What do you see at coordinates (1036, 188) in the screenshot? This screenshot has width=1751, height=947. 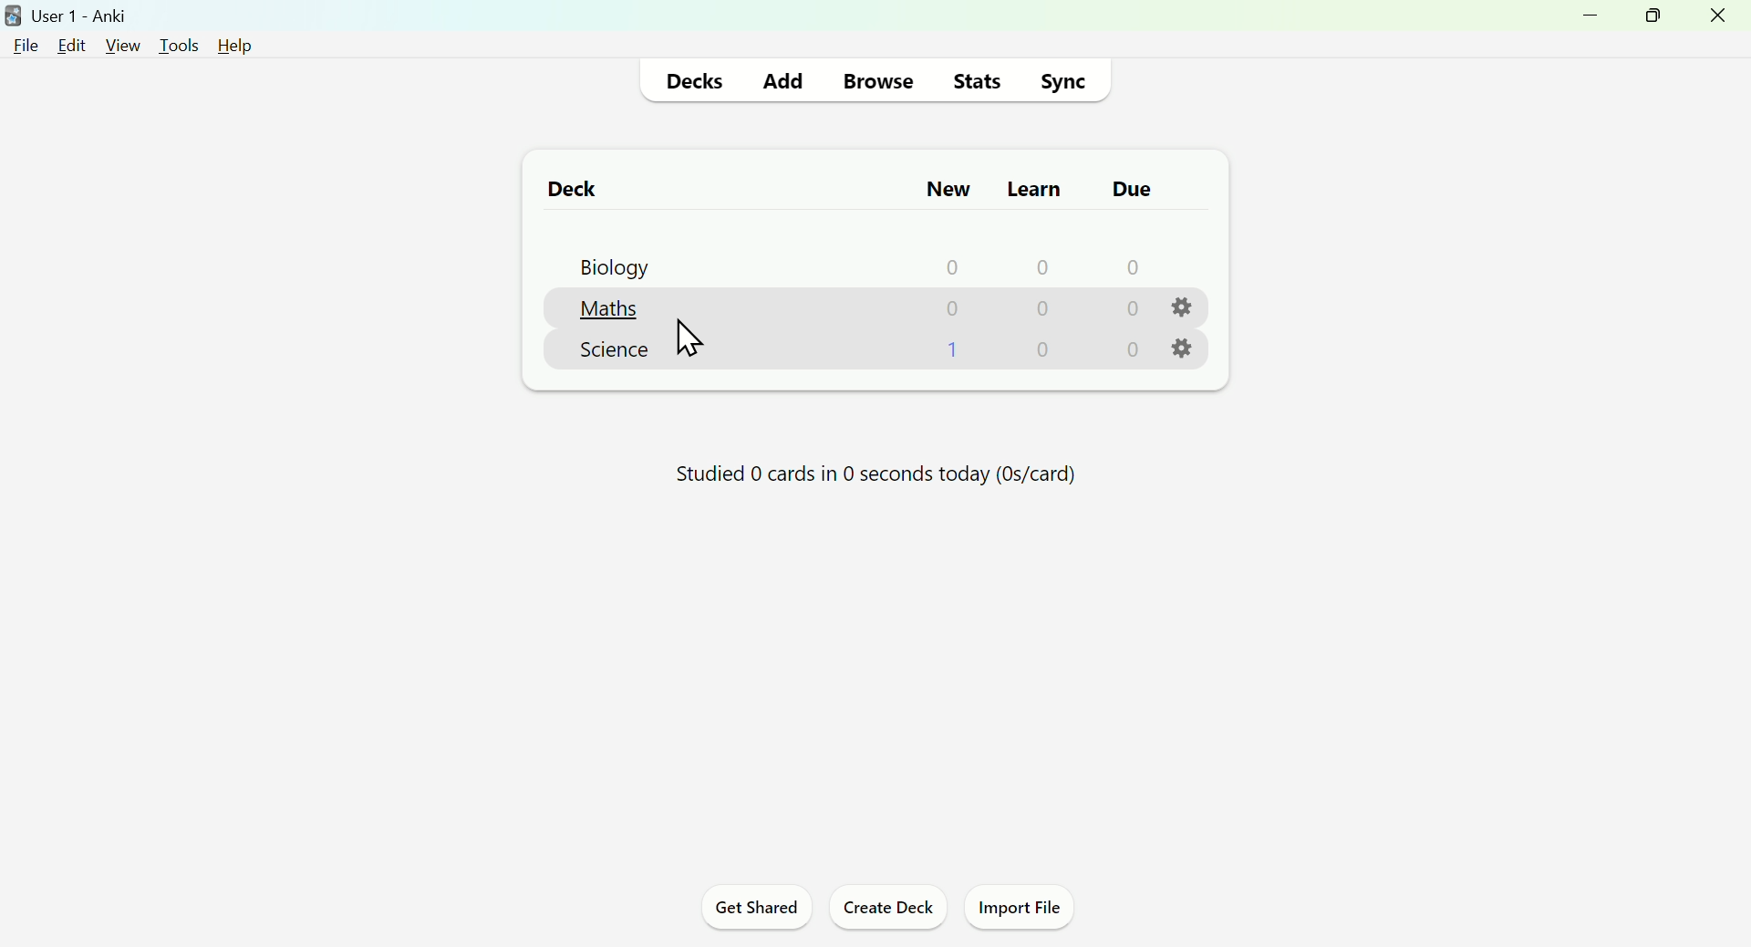 I see `Learn` at bounding box center [1036, 188].